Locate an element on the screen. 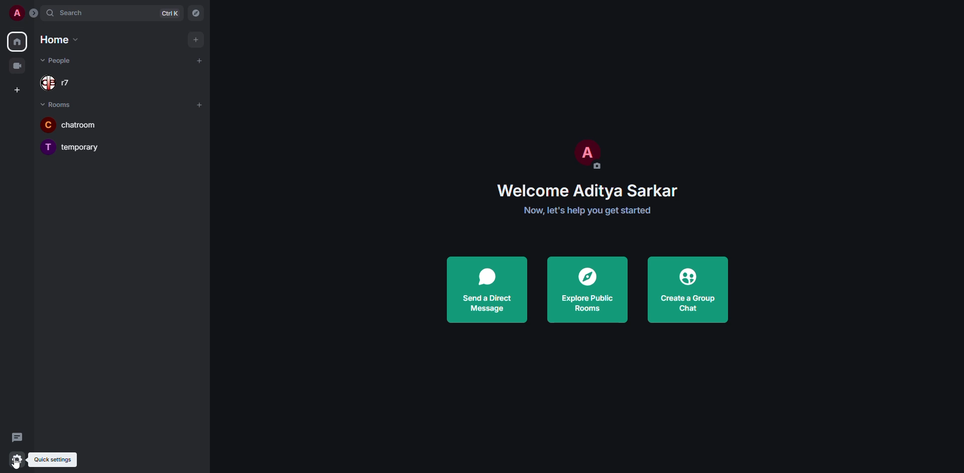  threads is located at coordinates (17, 437).